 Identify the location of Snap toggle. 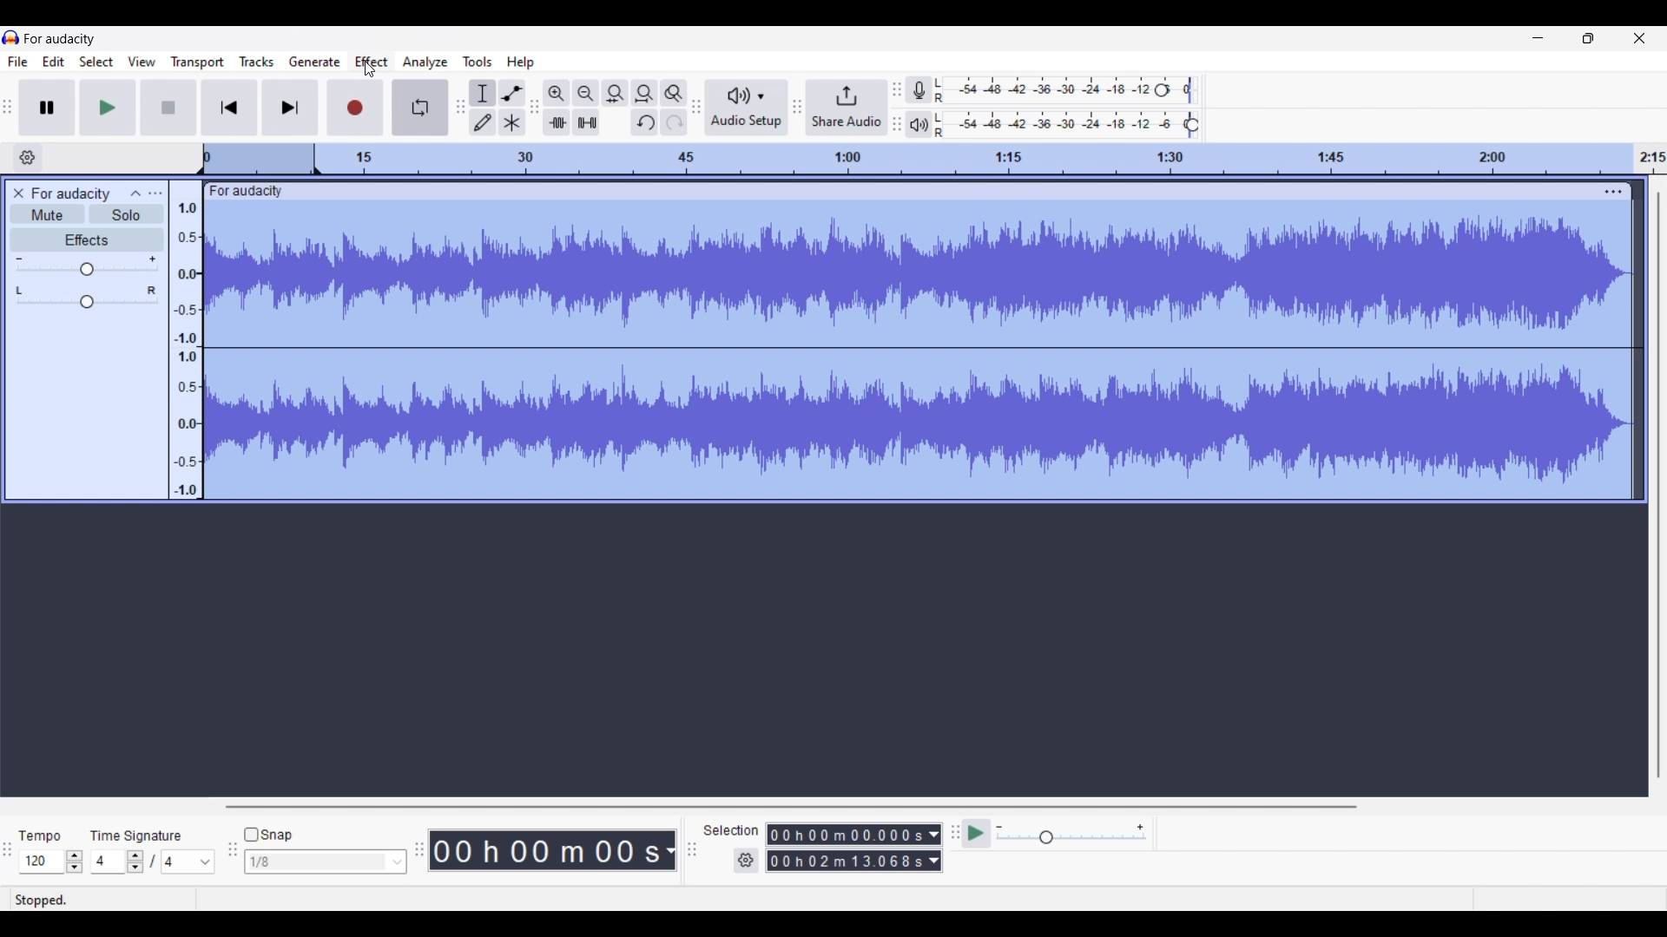
(268, 835).